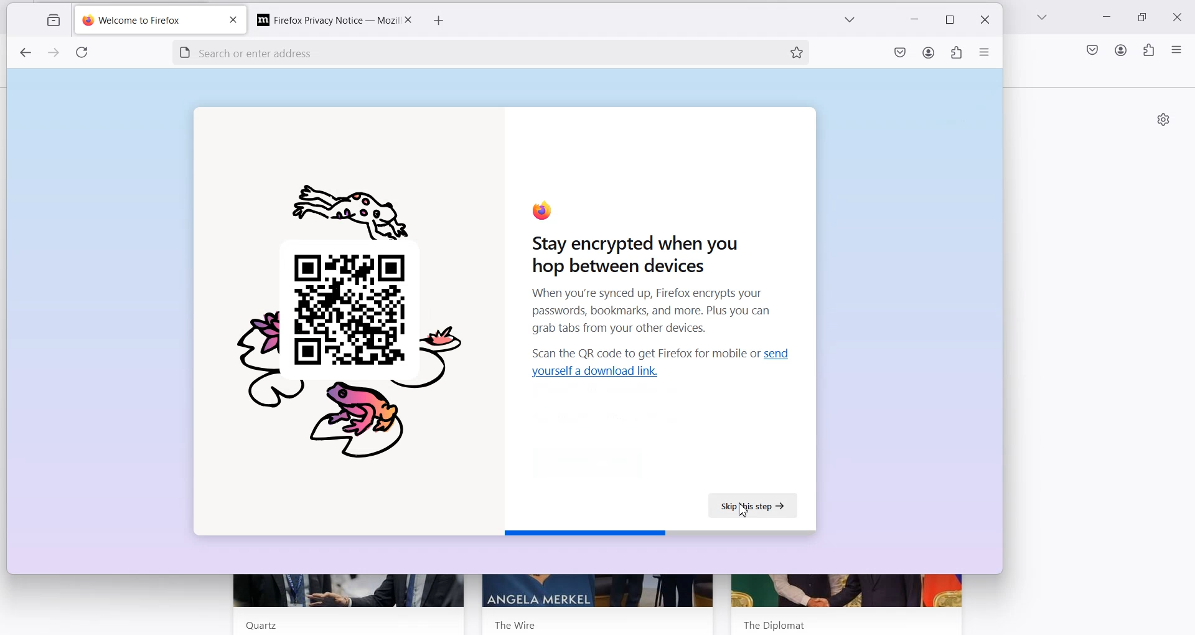 The width and height of the screenshot is (1195, 635). I want to click on list of all tabs, so click(848, 22).